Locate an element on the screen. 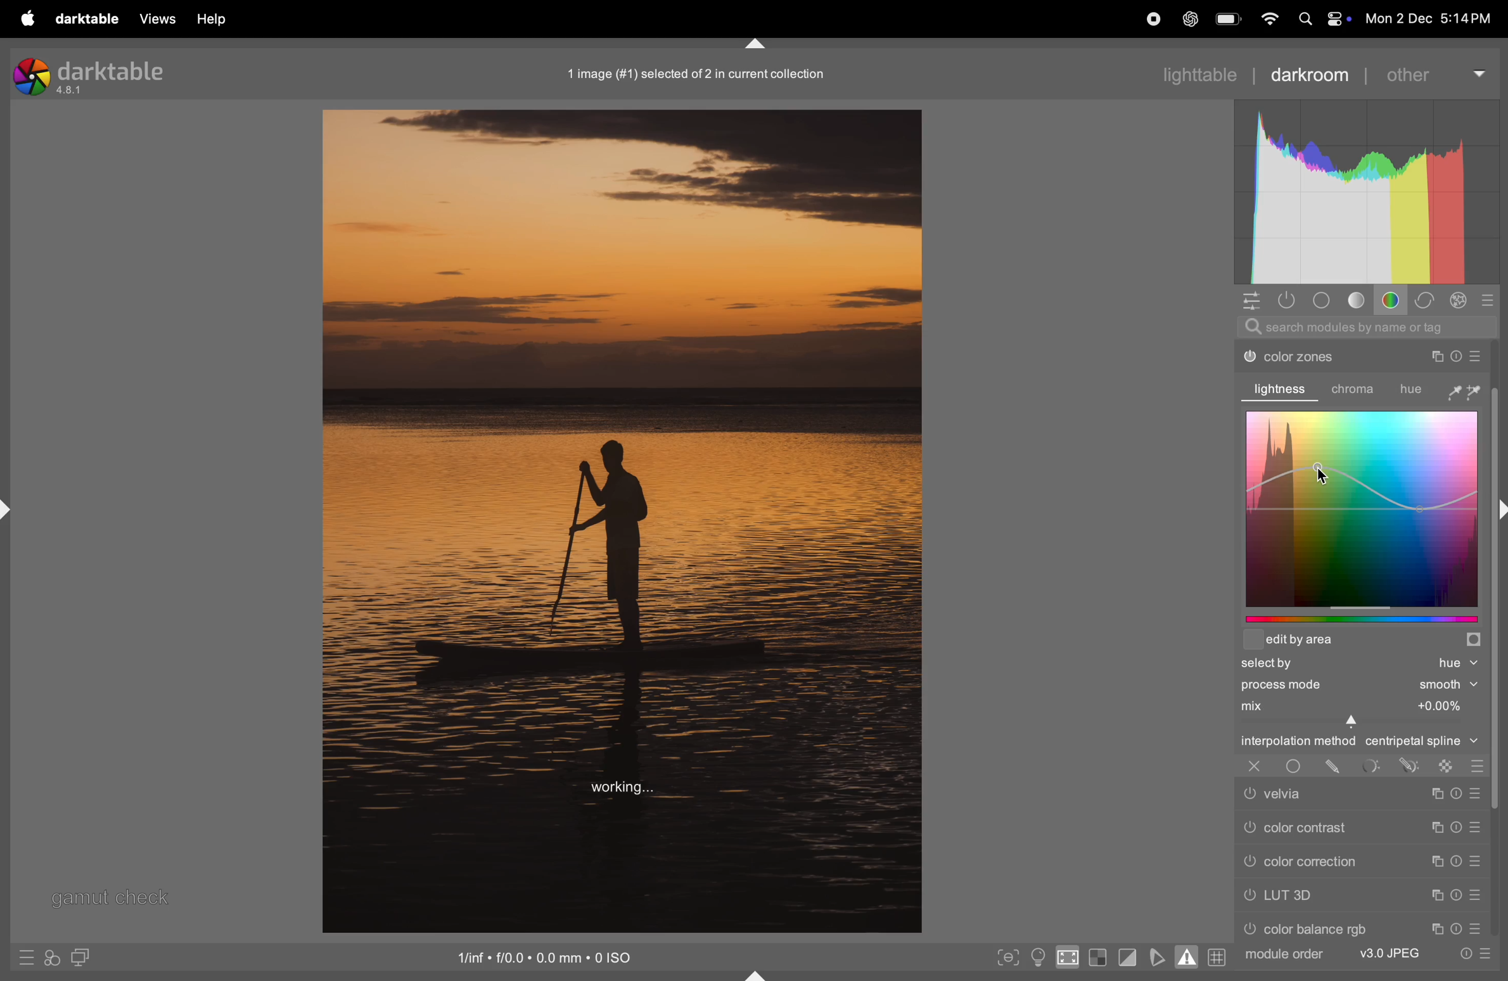  color zones is located at coordinates (1322, 356).